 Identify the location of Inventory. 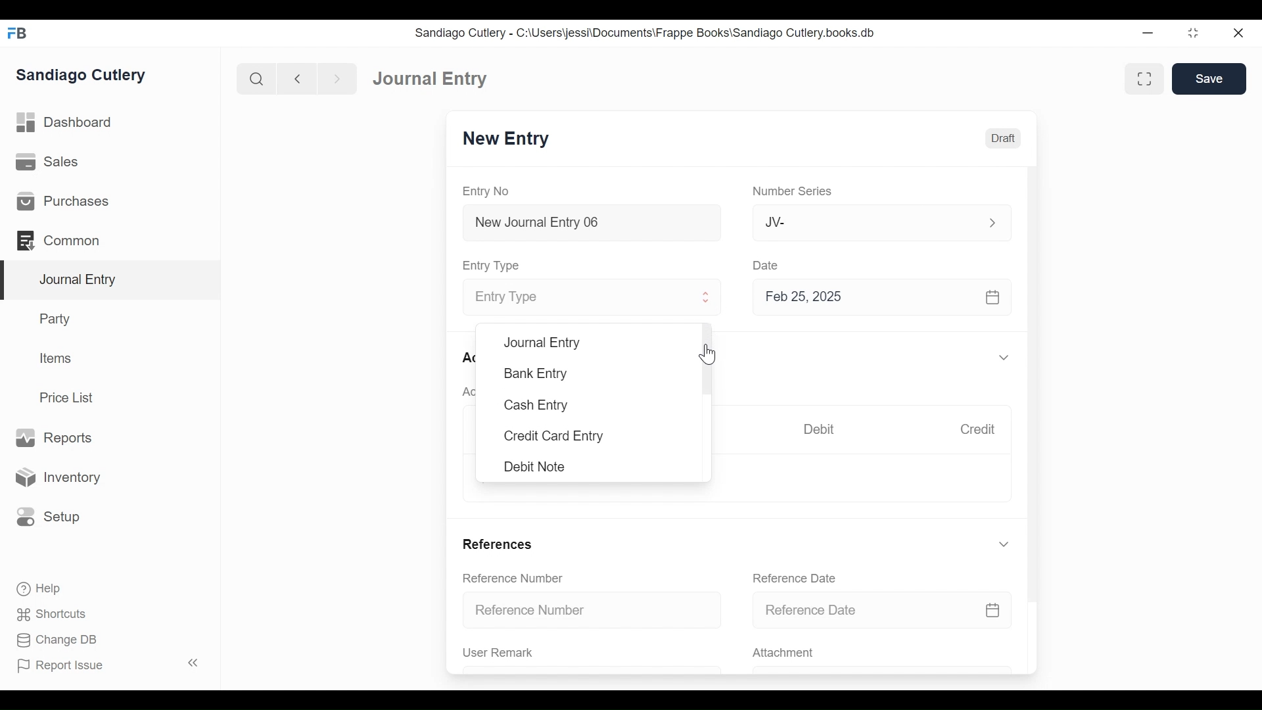
(56, 478).